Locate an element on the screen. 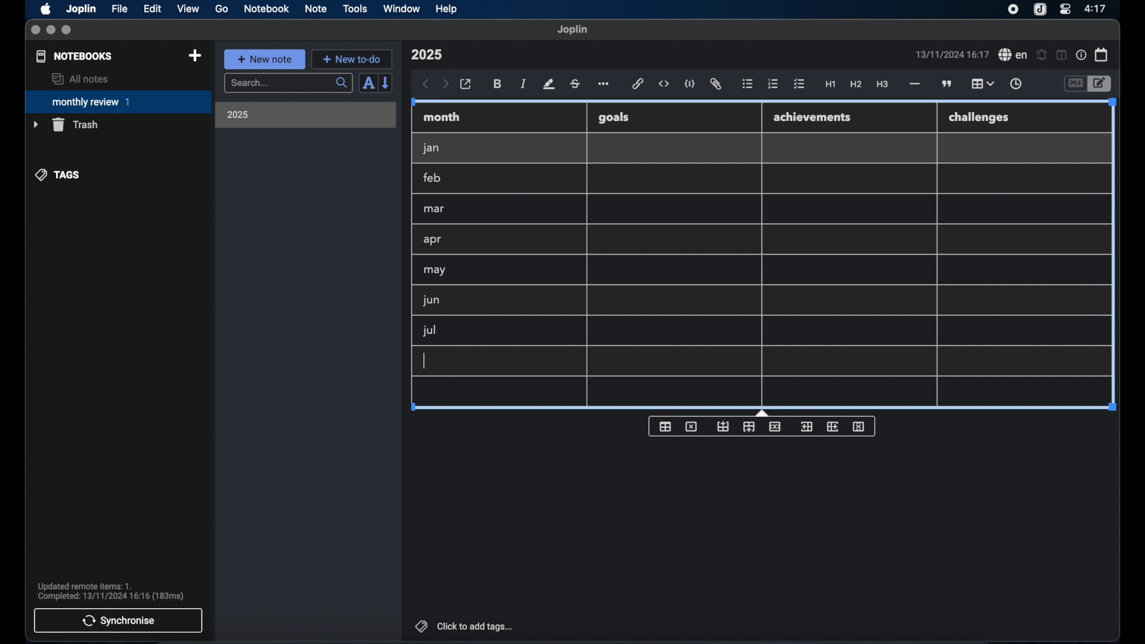  code is located at coordinates (690, 85).